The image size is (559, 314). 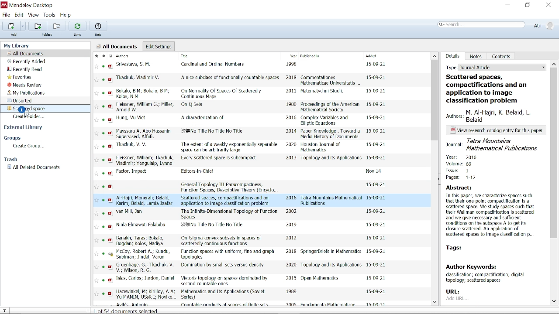 I want to click on 2015, so click(x=291, y=279).